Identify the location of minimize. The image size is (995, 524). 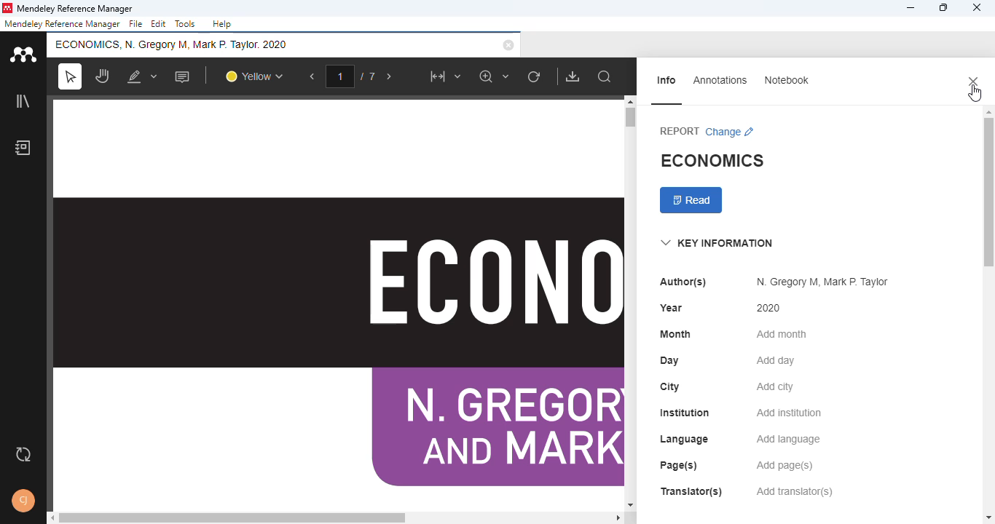
(911, 8).